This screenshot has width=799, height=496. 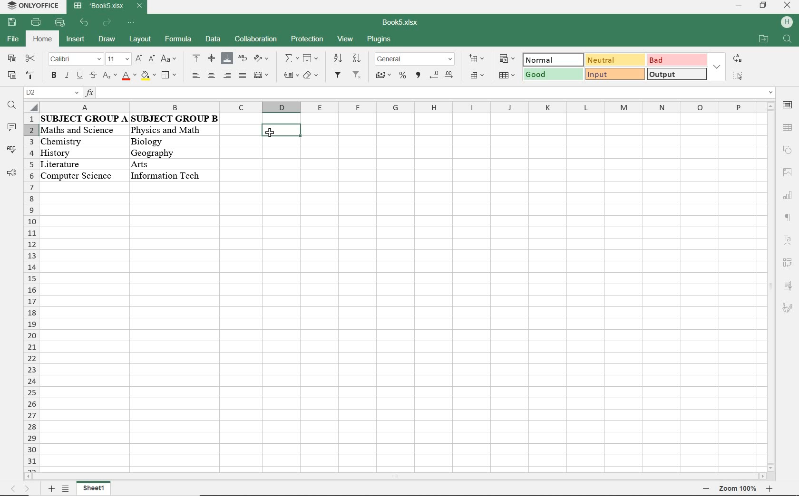 I want to click on undo, so click(x=85, y=23).